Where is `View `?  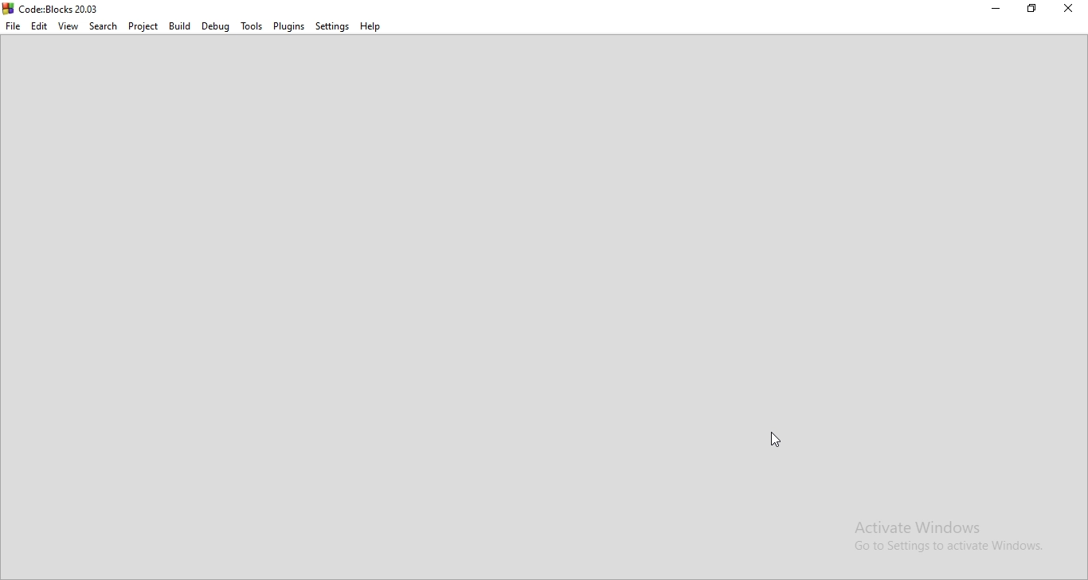 View  is located at coordinates (67, 26).